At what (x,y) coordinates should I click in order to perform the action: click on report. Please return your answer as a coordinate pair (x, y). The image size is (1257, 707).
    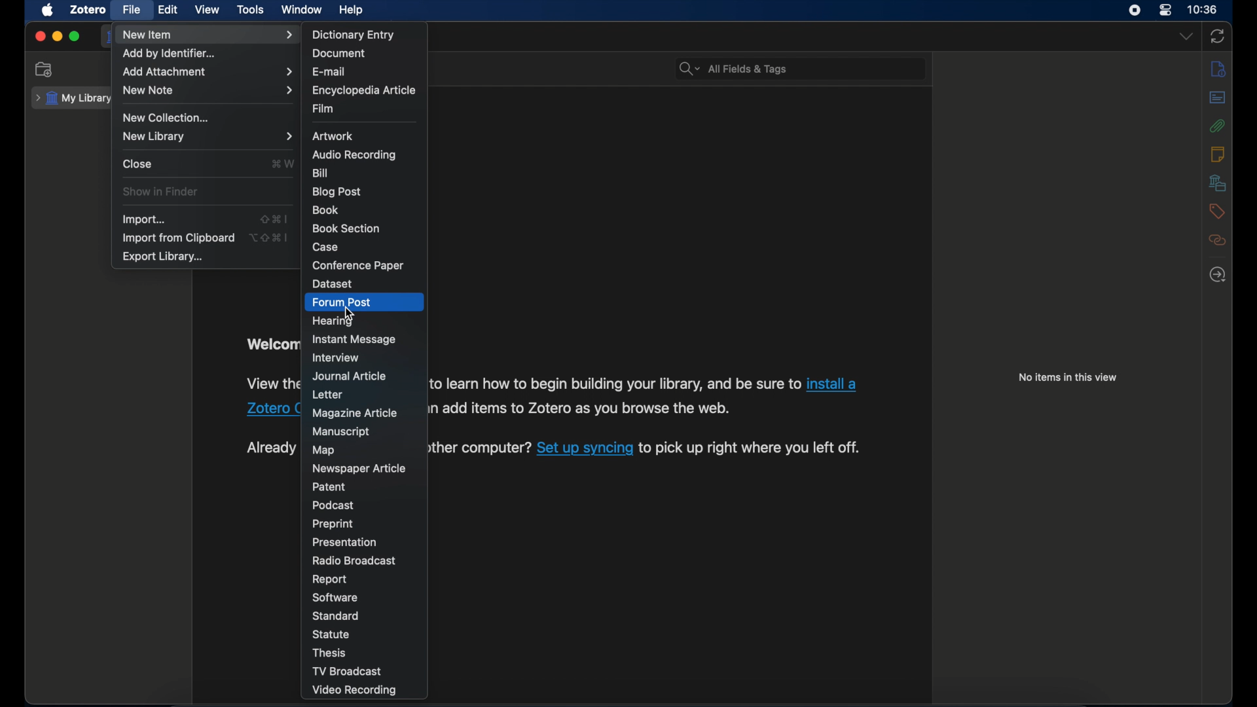
    Looking at the image, I should click on (331, 579).